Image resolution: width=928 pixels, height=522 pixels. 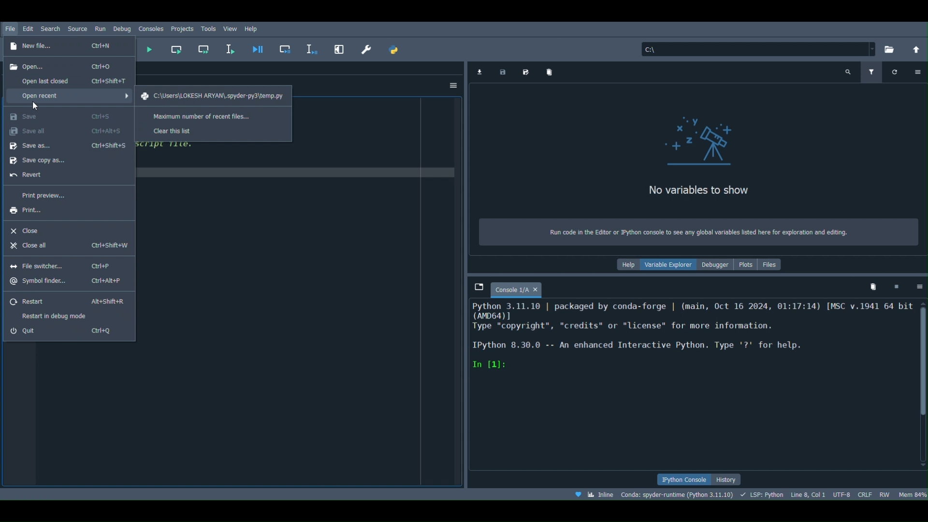 I want to click on File path, so click(x=759, y=46).